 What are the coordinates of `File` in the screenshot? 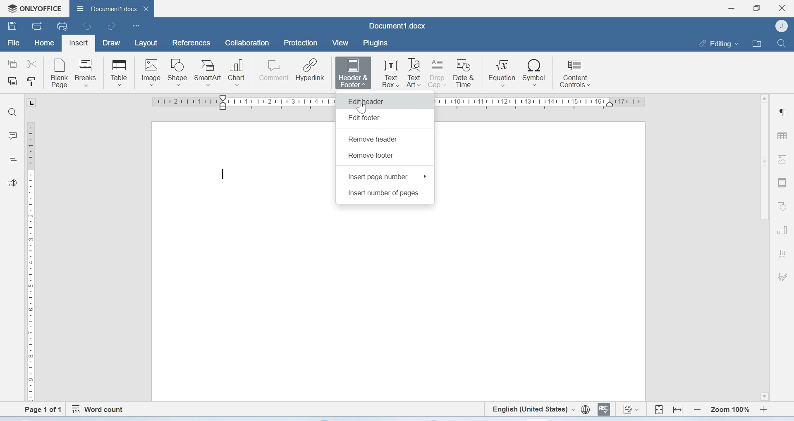 It's located at (13, 43).